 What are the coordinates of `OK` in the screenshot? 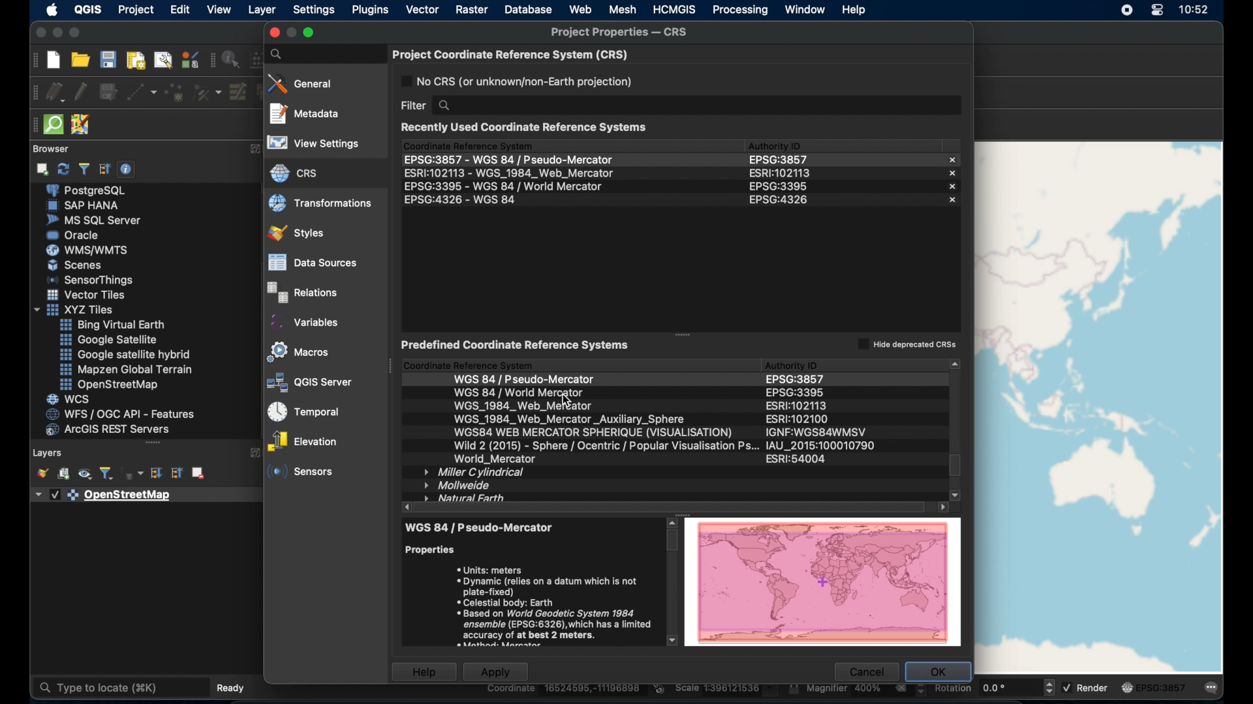 It's located at (936, 671).